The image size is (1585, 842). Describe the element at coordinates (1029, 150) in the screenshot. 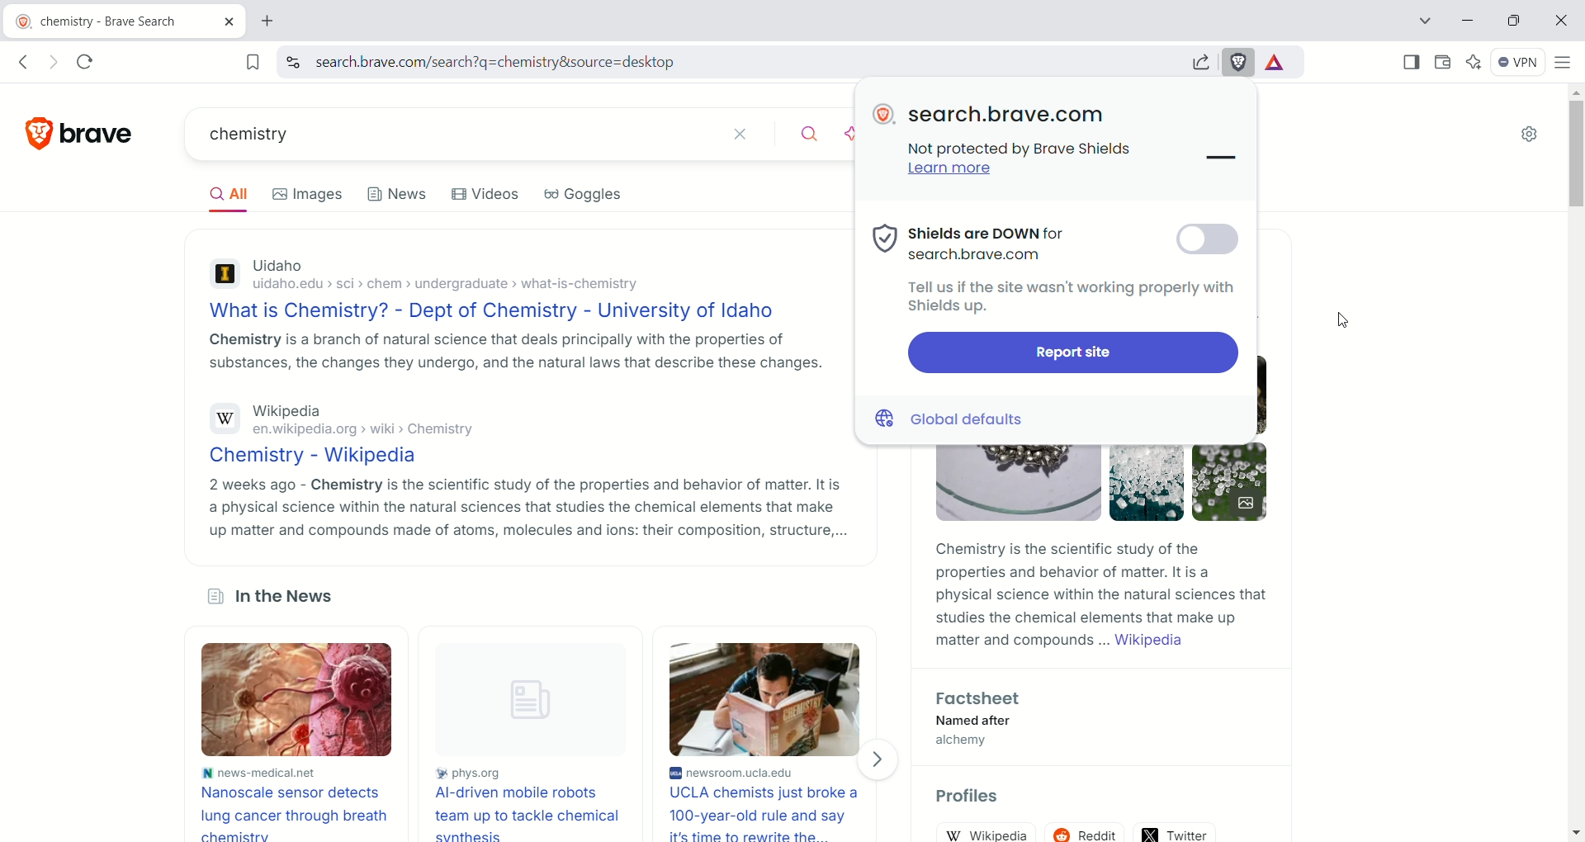

I see `Not protected by brave search` at that location.